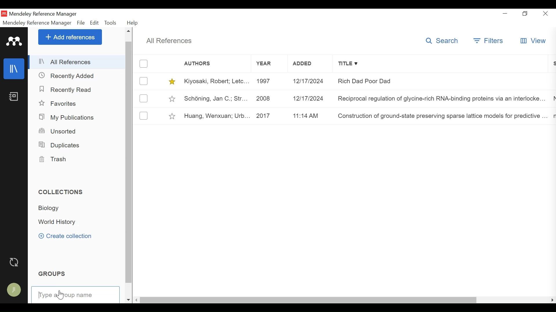 The image size is (556, 312). Describe the element at coordinates (525, 13) in the screenshot. I see `Restore` at that location.